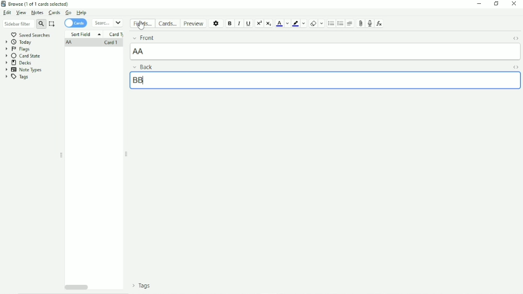  I want to click on Tags, so click(17, 77).